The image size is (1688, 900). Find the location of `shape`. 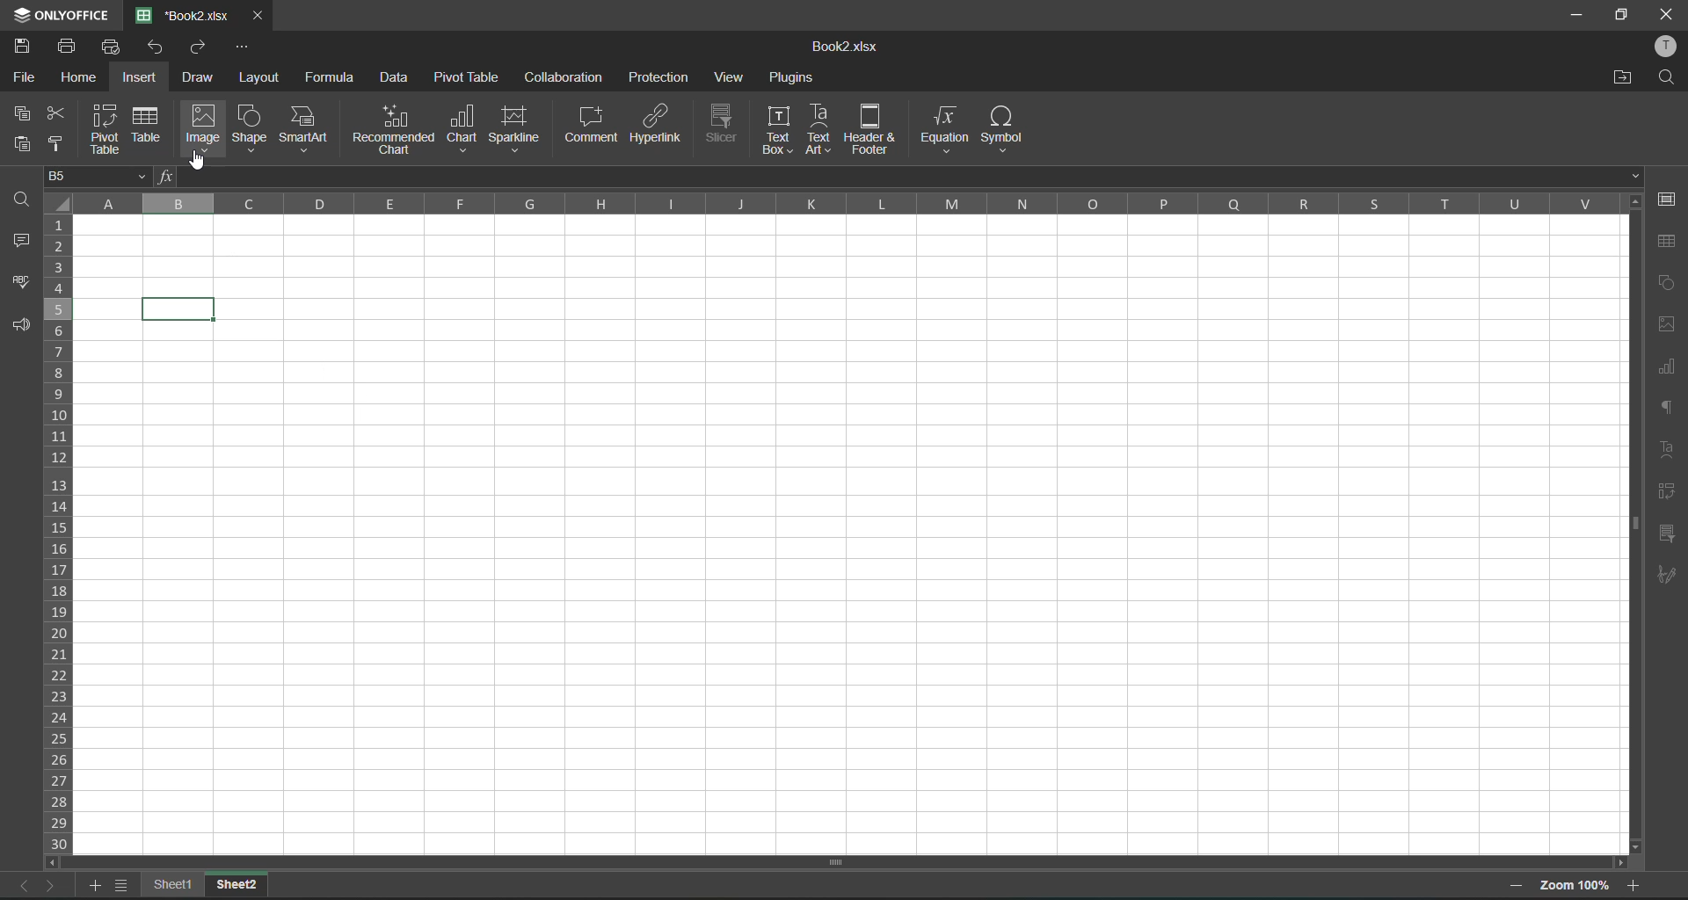

shape is located at coordinates (251, 128).